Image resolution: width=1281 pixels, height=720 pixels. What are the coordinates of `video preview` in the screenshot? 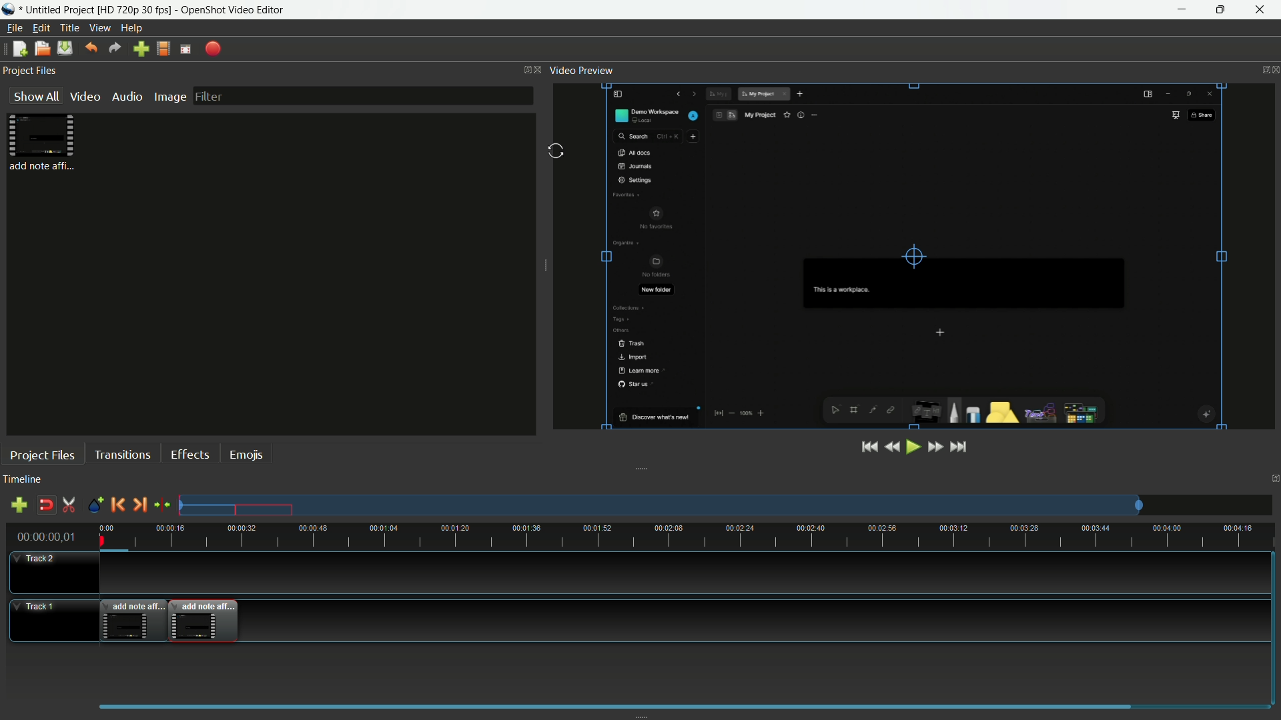 It's located at (584, 70).